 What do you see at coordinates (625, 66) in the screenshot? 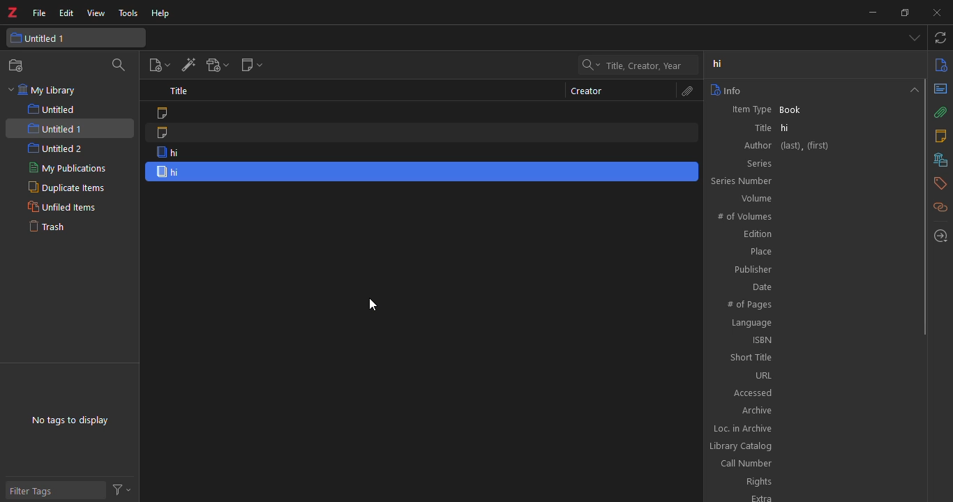
I see `search` at bounding box center [625, 66].